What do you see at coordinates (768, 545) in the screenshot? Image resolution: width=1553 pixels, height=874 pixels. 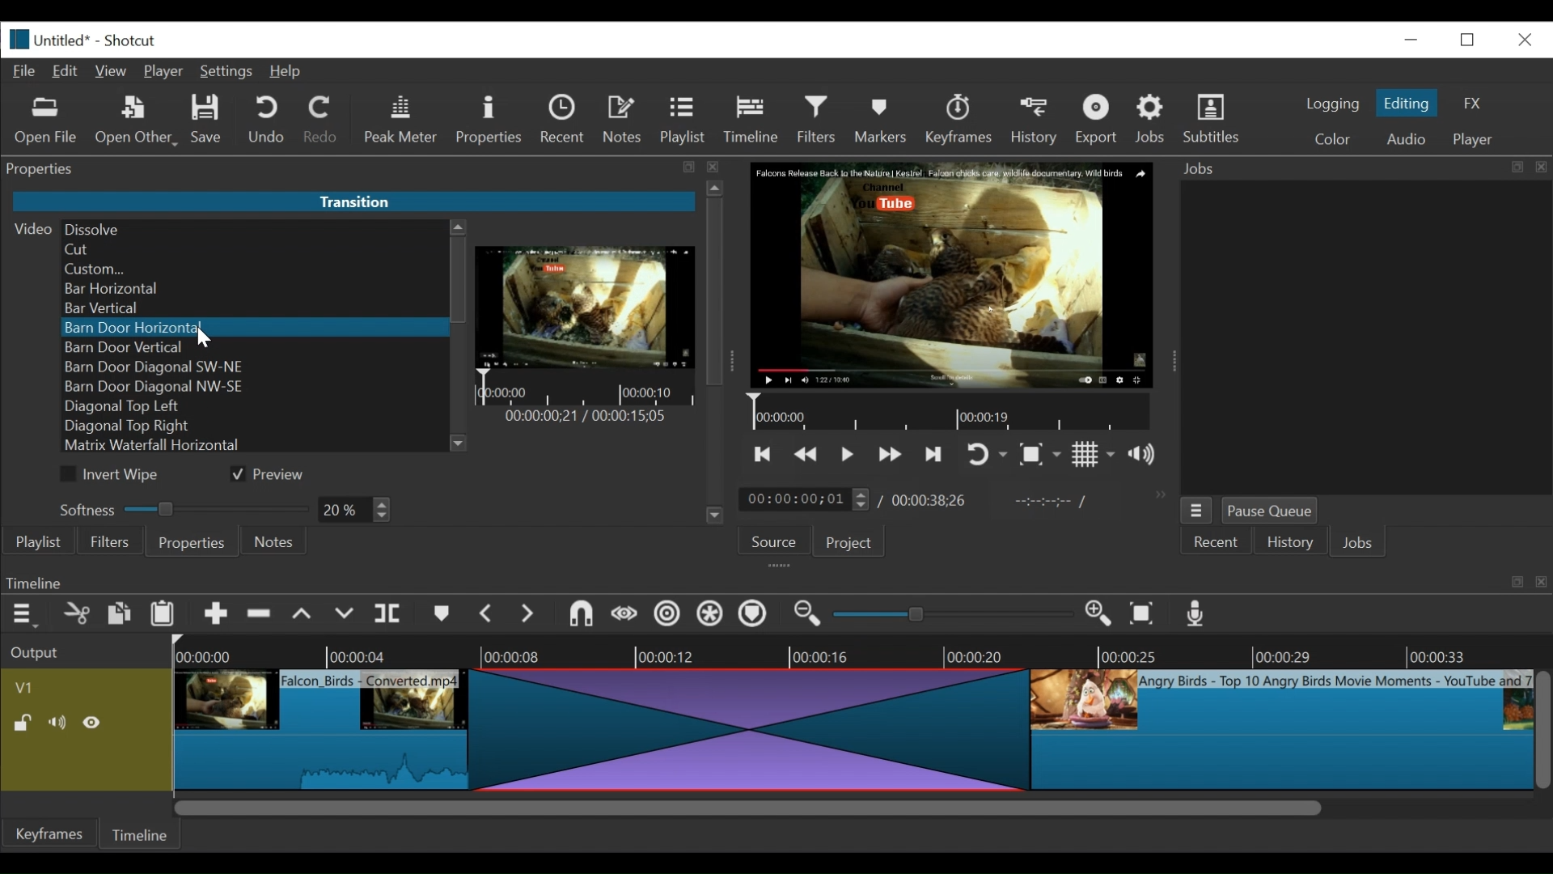 I see `Source` at bounding box center [768, 545].